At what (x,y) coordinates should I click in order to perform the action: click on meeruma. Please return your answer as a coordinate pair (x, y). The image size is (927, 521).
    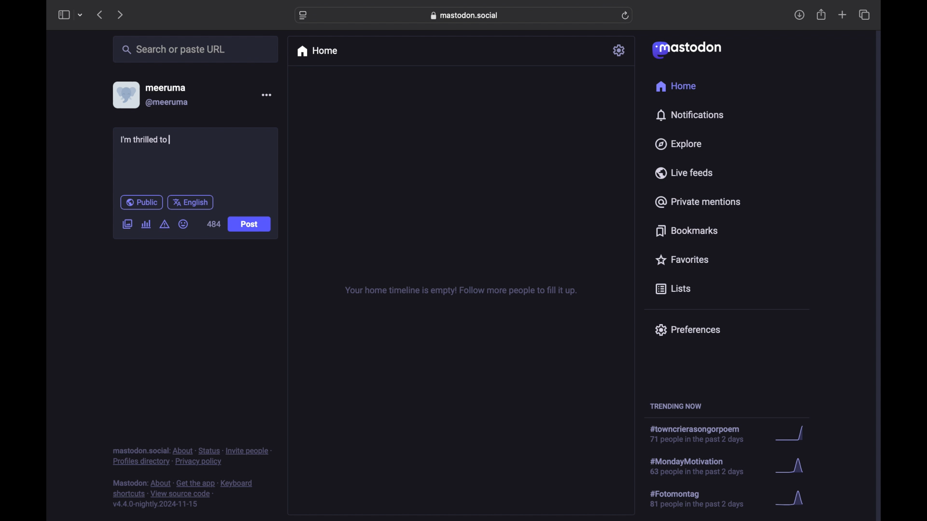
    Looking at the image, I should click on (166, 88).